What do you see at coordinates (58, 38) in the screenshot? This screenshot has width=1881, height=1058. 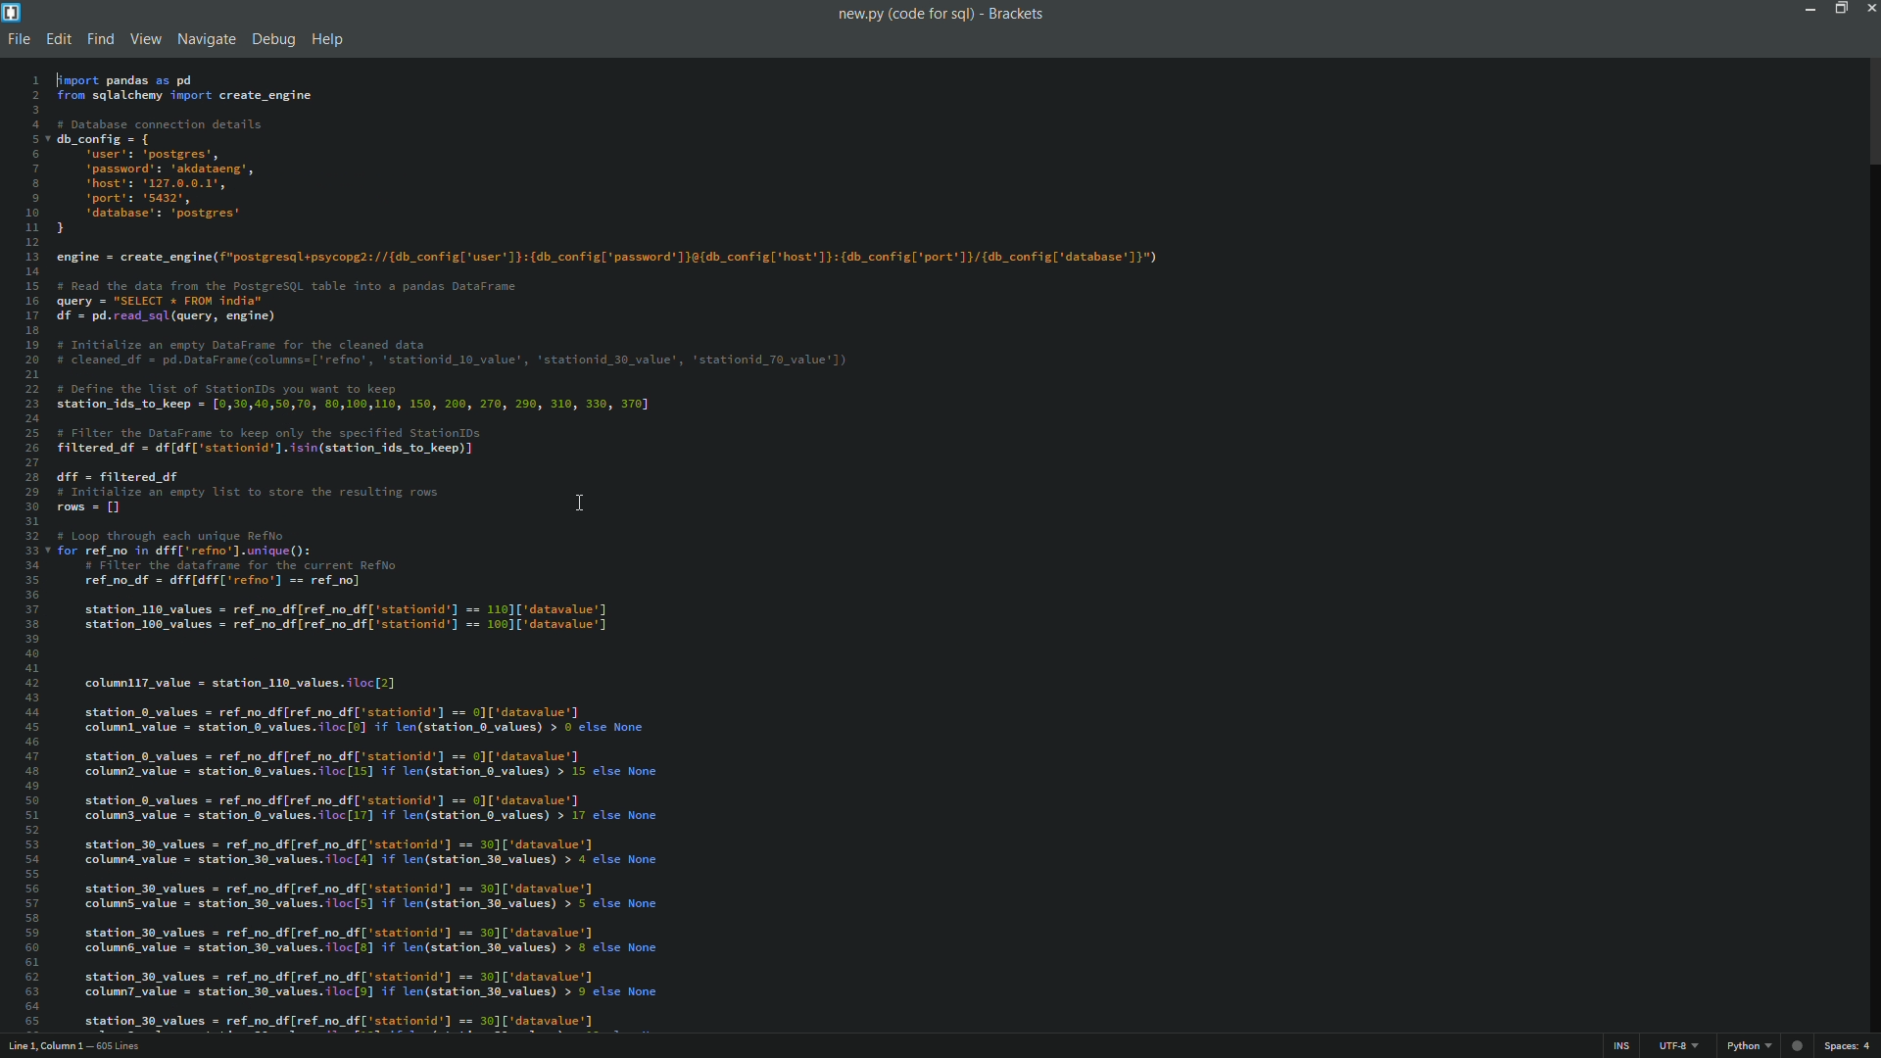 I see `edit menu` at bounding box center [58, 38].